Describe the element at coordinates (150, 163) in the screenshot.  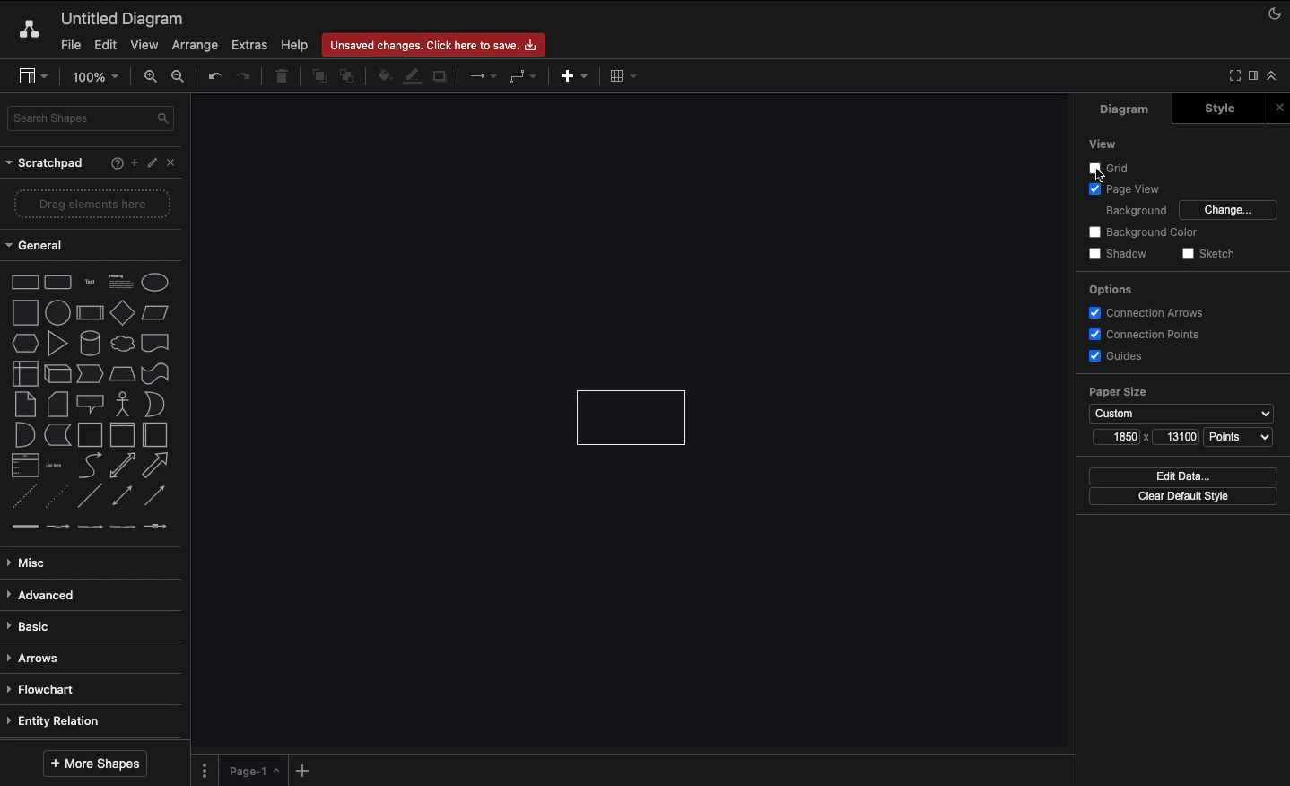
I see `Edit` at that location.